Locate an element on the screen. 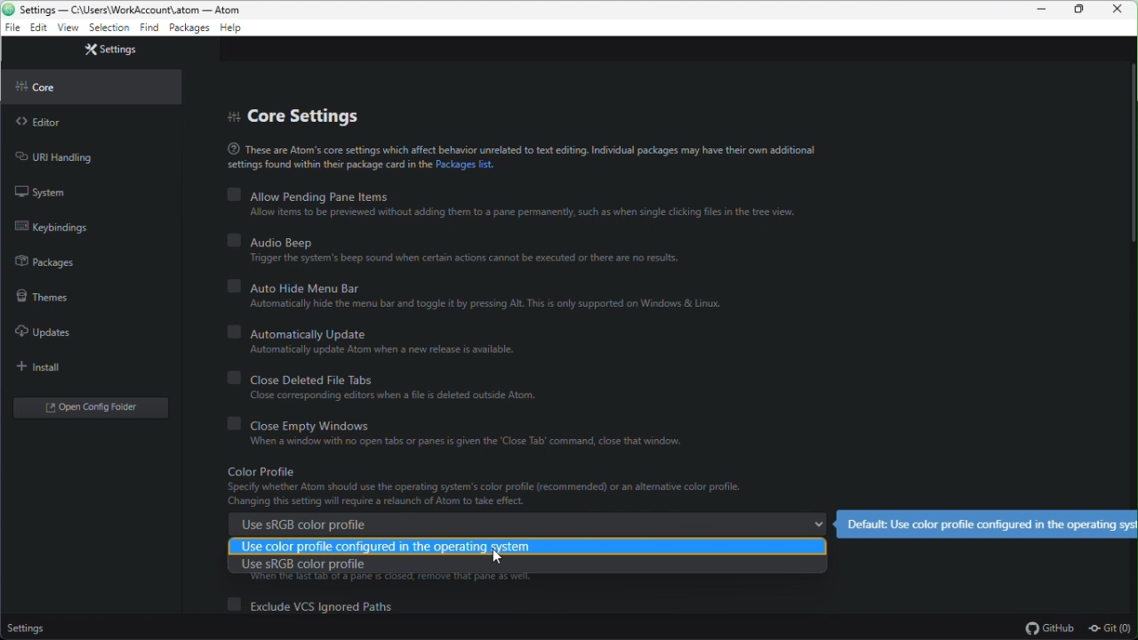  Themes is located at coordinates (40, 295).